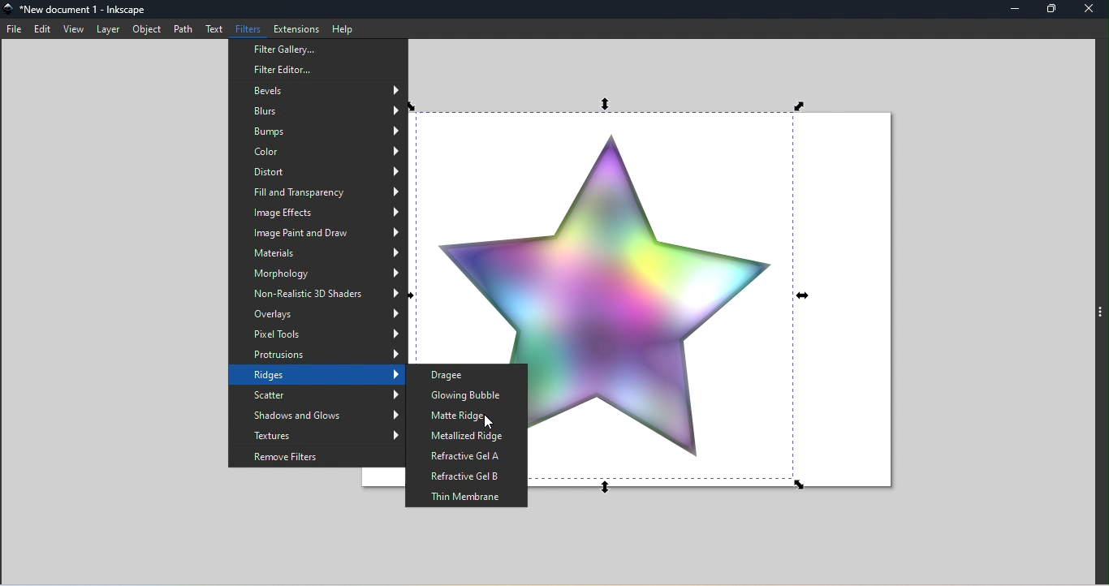  What do you see at coordinates (185, 30) in the screenshot?
I see `Path` at bounding box center [185, 30].